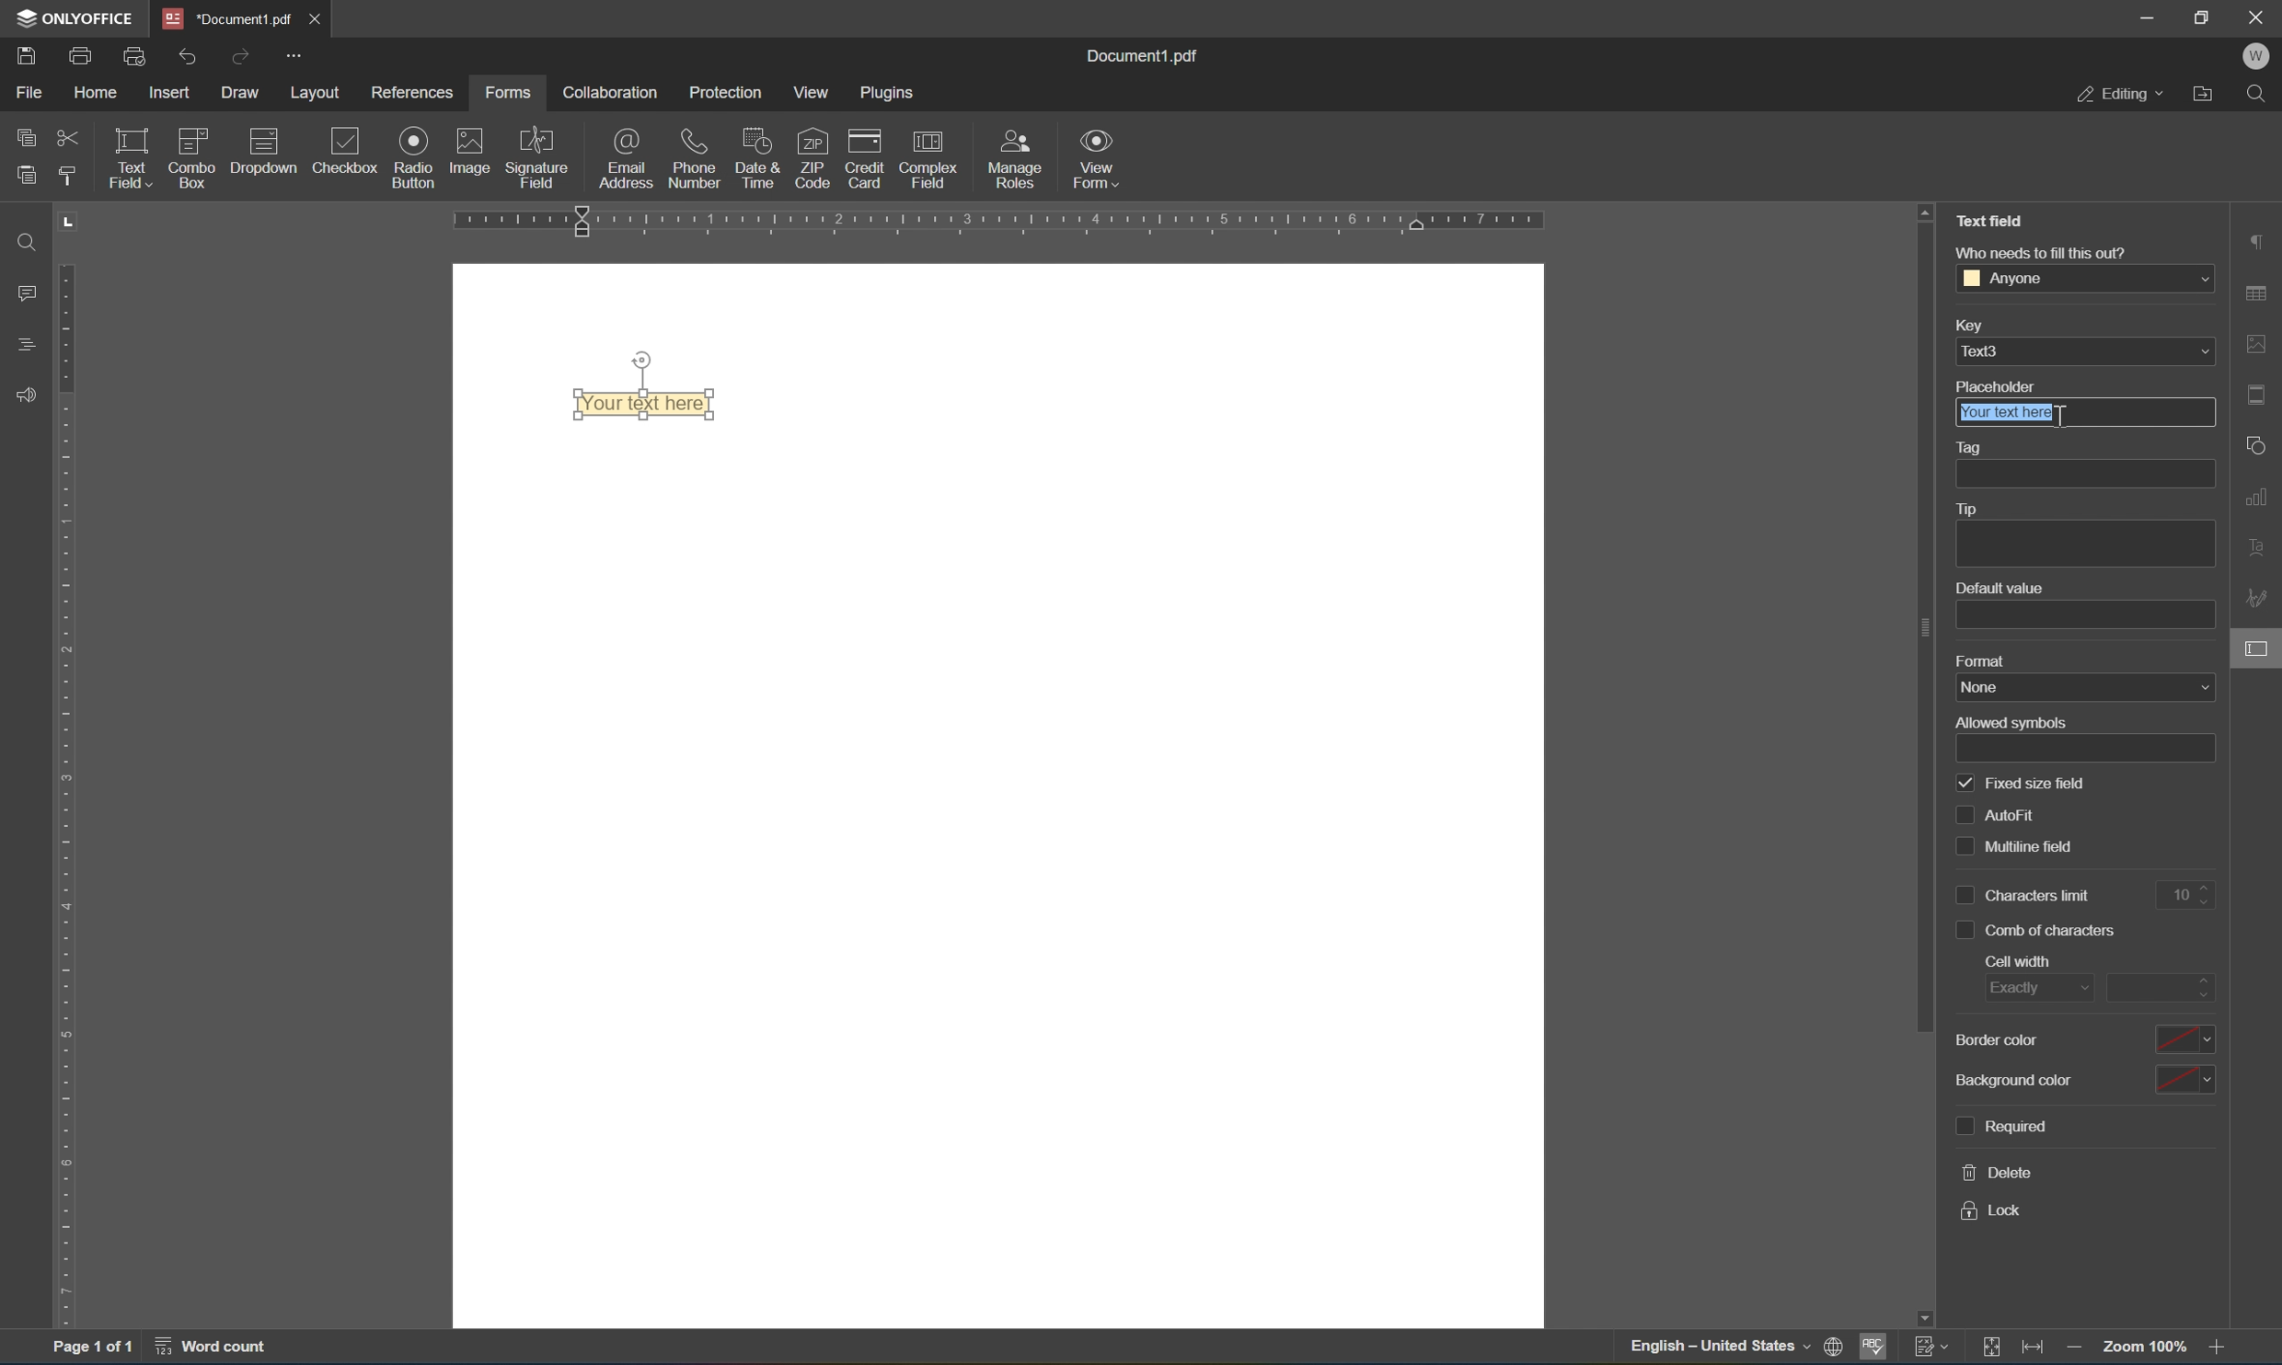  I want to click on insert, so click(172, 92).